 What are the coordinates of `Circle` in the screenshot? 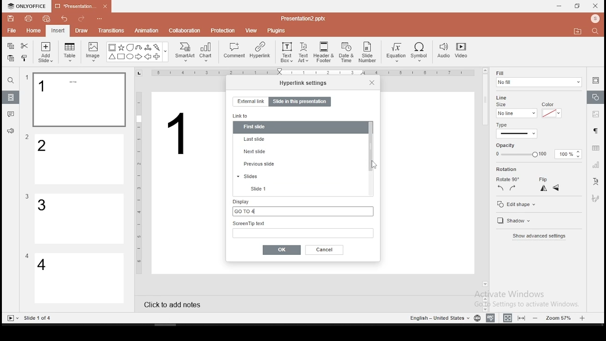 It's located at (131, 56).